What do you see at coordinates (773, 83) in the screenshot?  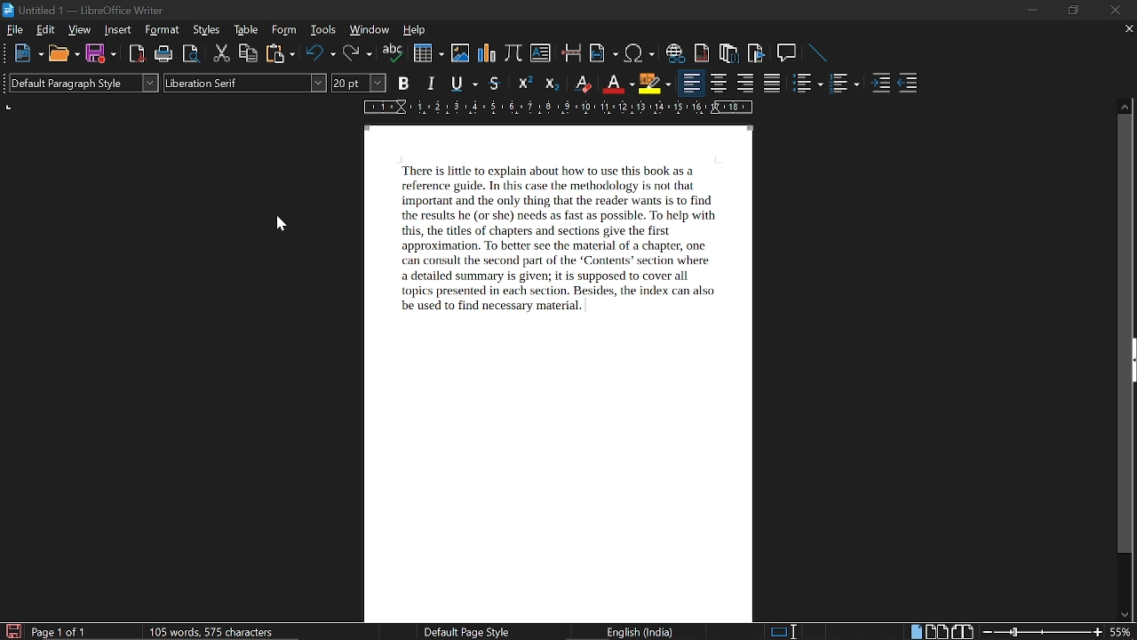 I see `justified` at bounding box center [773, 83].